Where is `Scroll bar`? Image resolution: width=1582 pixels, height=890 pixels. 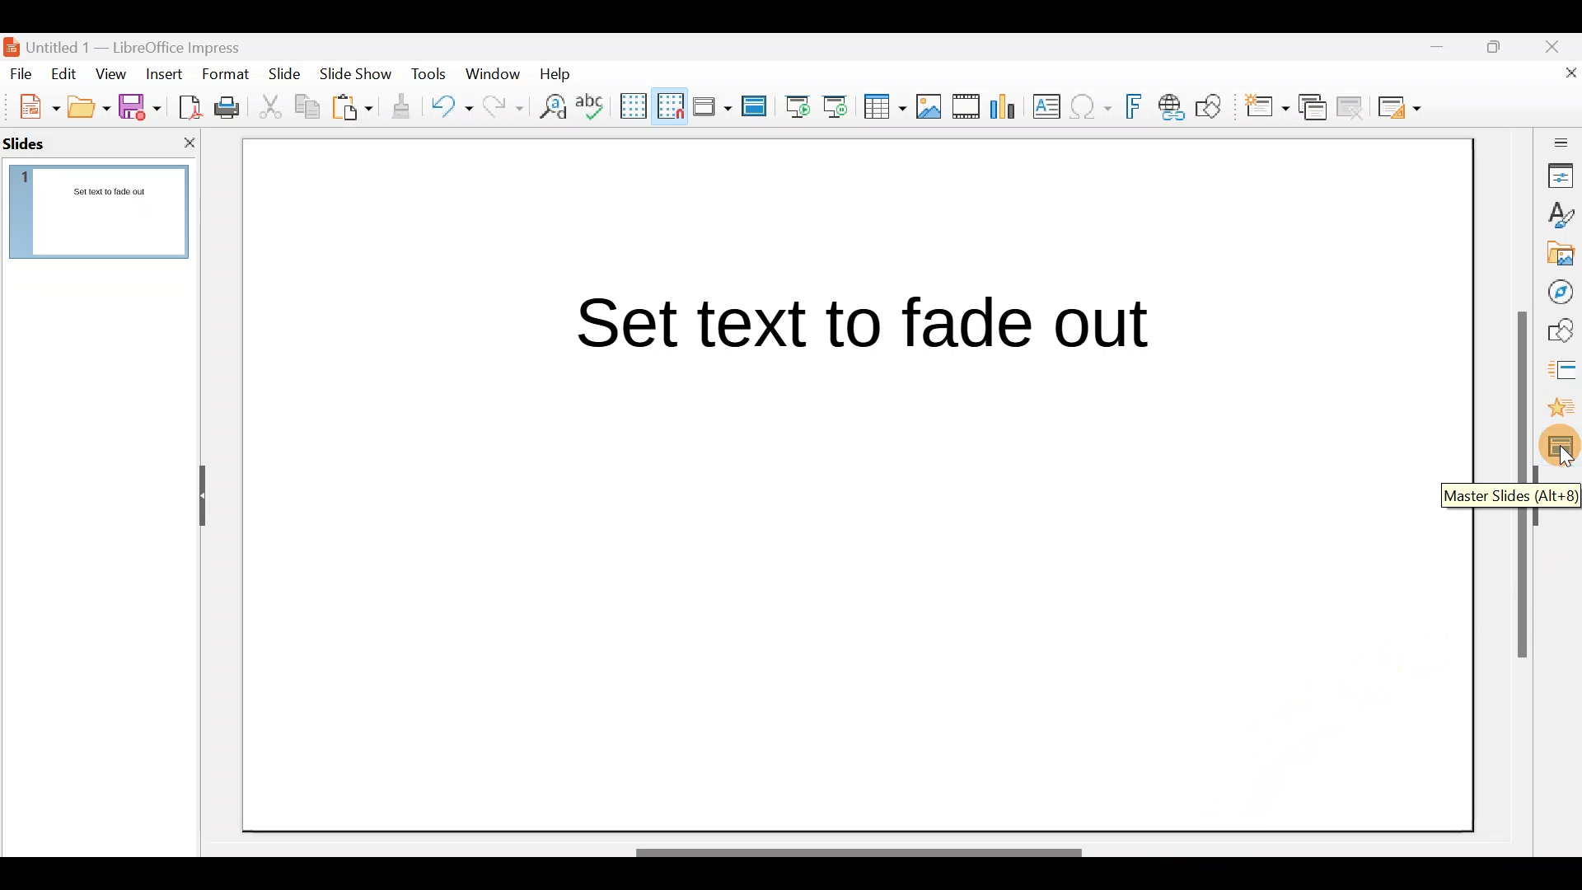
Scroll bar is located at coordinates (869, 836).